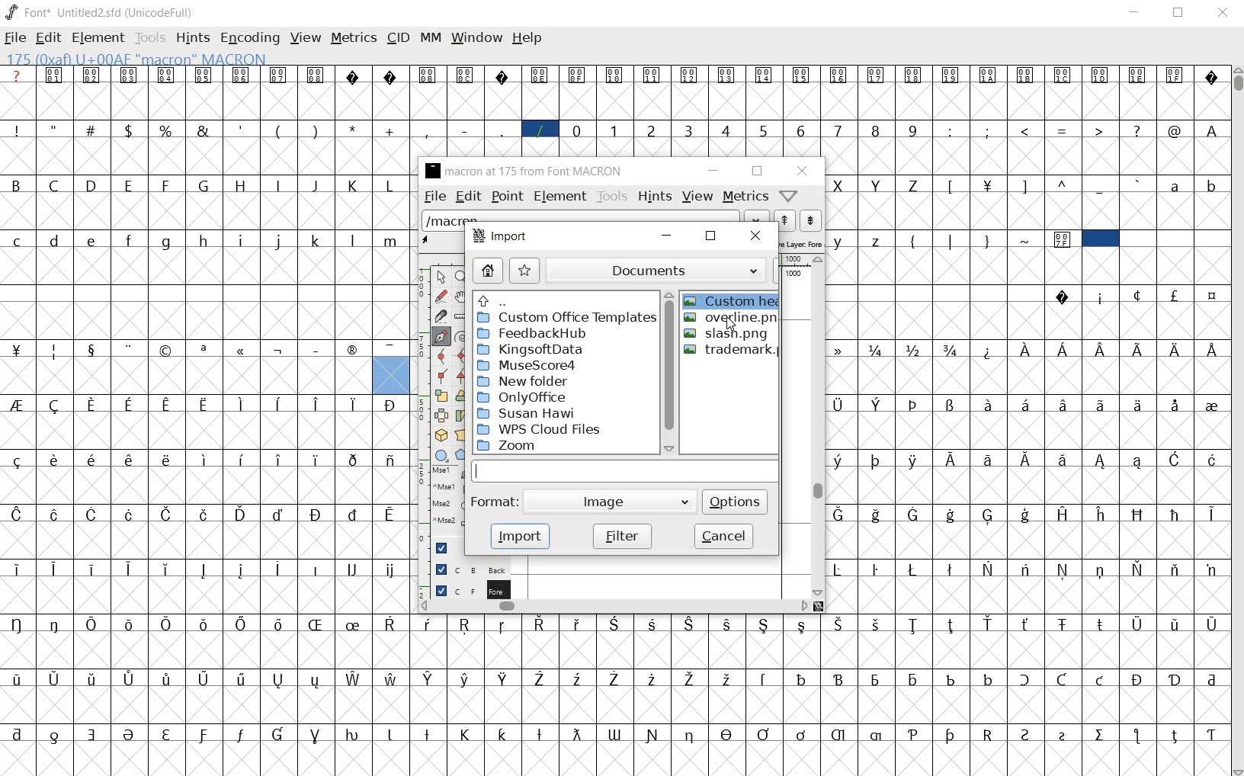 Image resolution: width=1244 pixels, height=776 pixels. Describe the element at coordinates (95, 568) in the screenshot. I see `Symbol` at that location.